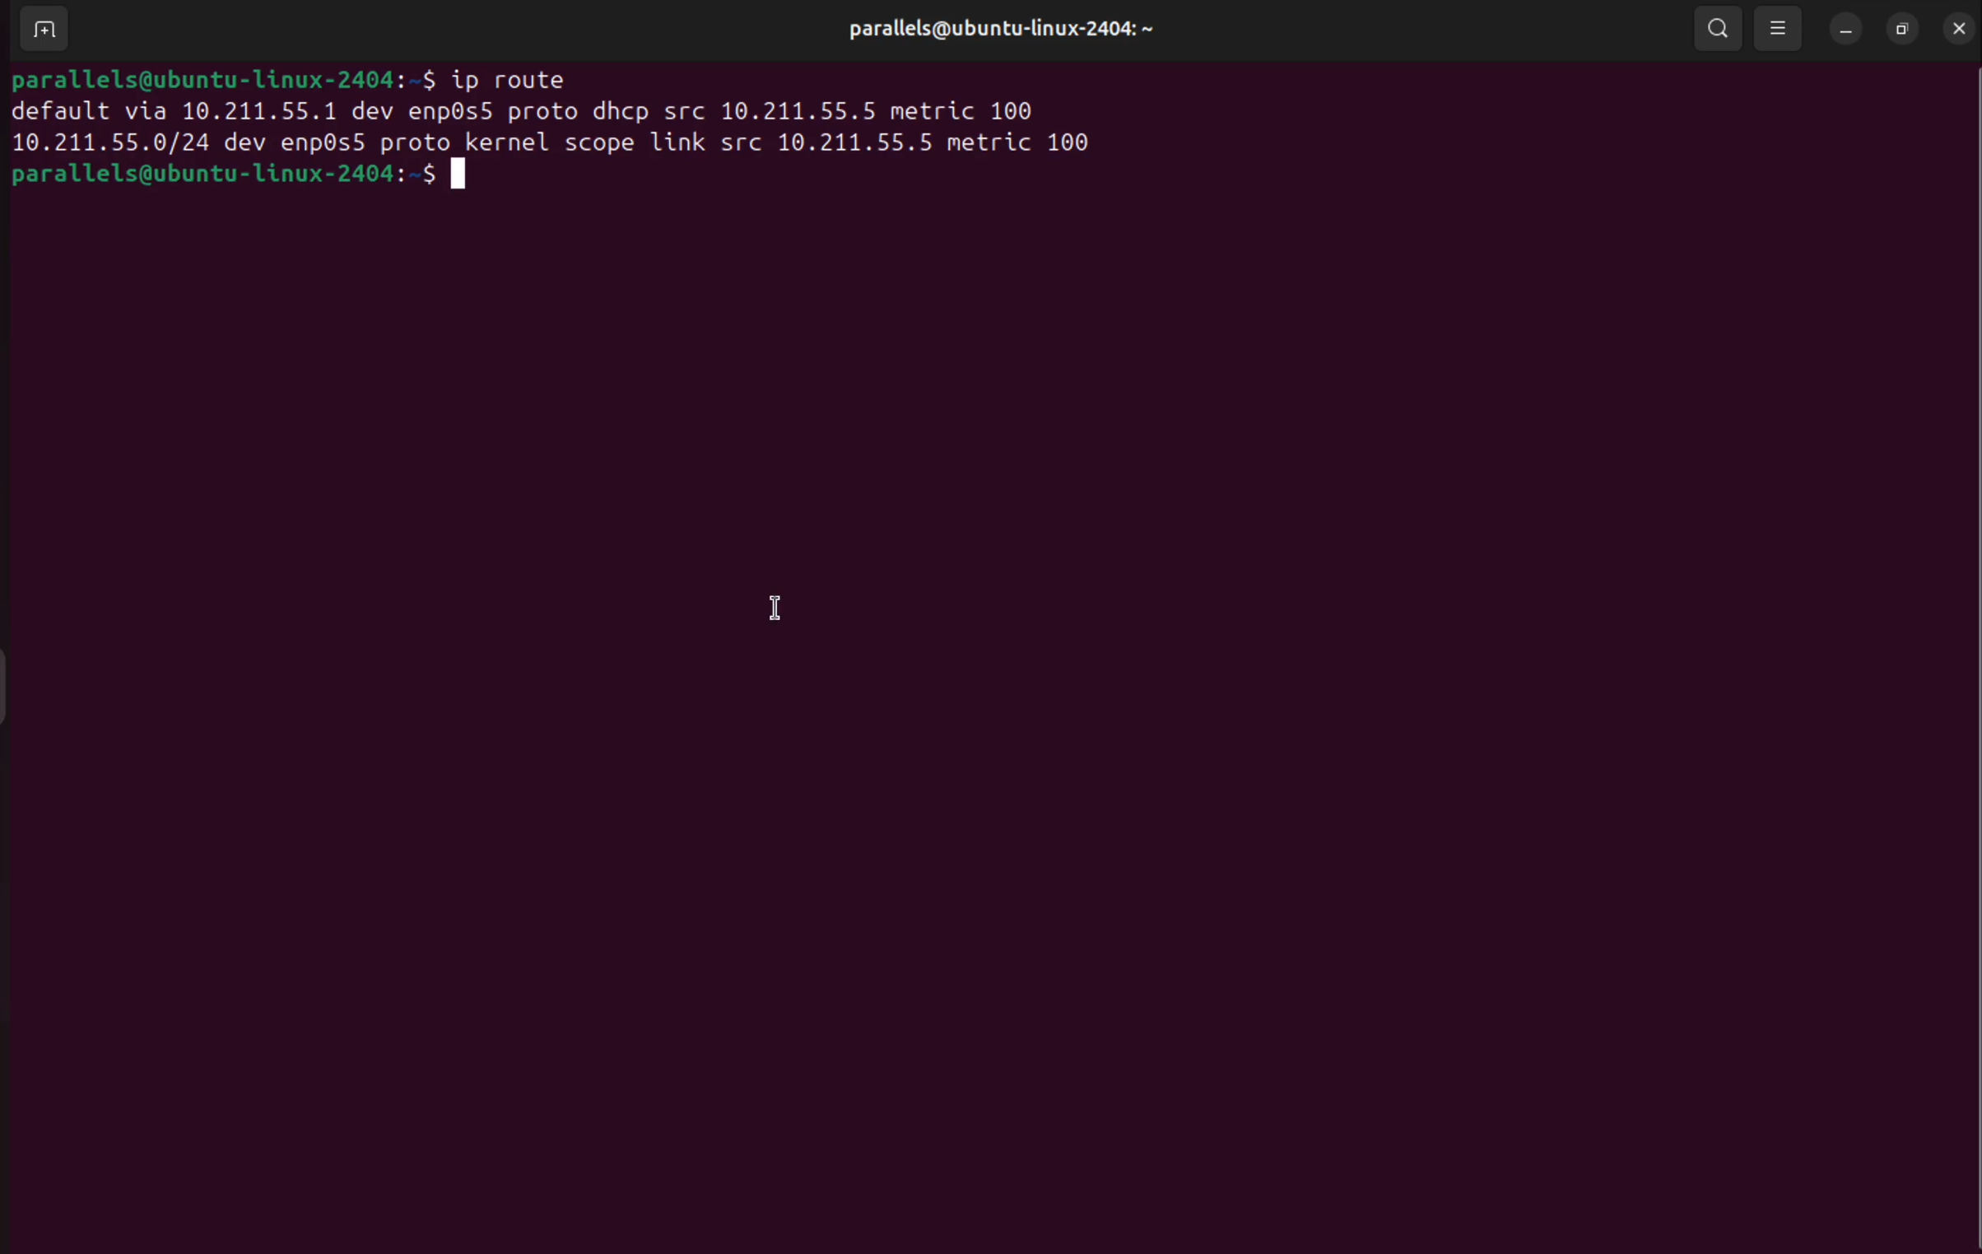  What do you see at coordinates (1902, 28) in the screenshot?
I see `resize` at bounding box center [1902, 28].